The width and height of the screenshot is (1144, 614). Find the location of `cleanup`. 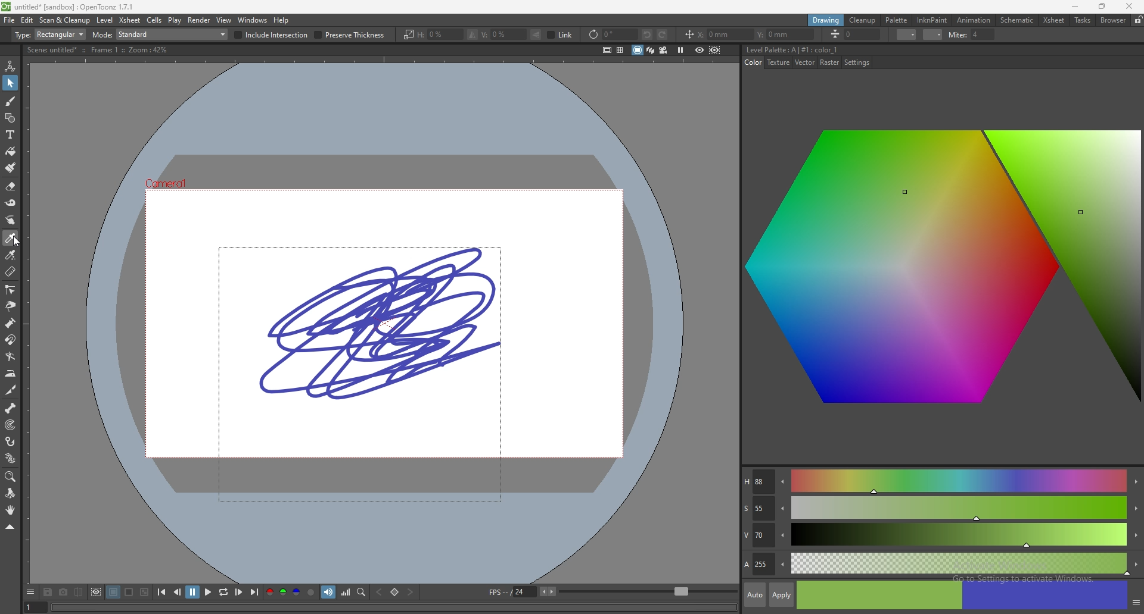

cleanup is located at coordinates (864, 21).